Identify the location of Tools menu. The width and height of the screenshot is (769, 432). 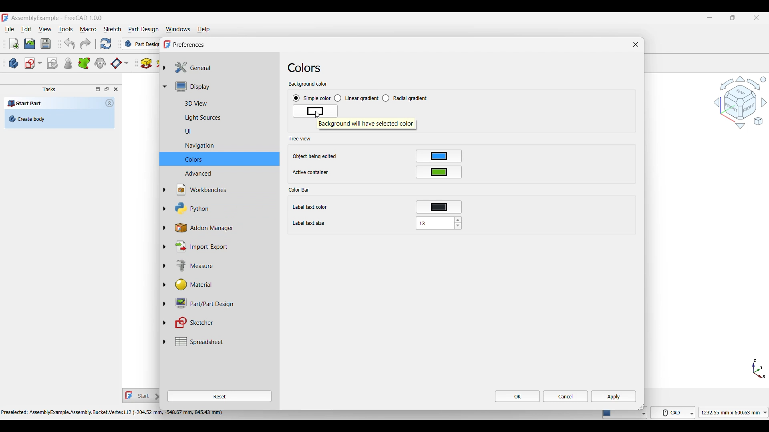
(65, 29).